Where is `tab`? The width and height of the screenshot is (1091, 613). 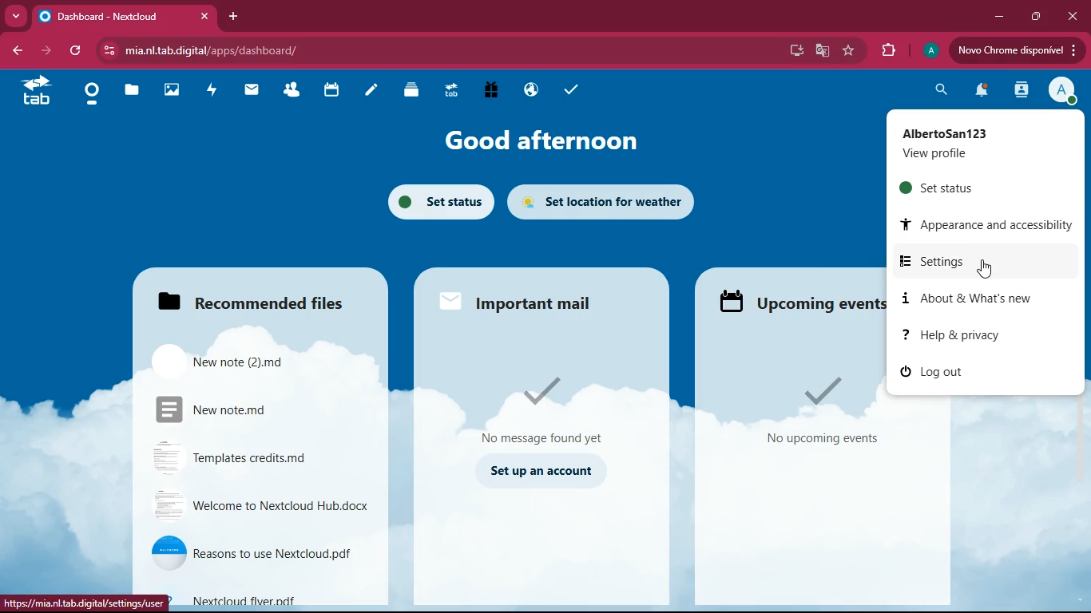
tab is located at coordinates (124, 18).